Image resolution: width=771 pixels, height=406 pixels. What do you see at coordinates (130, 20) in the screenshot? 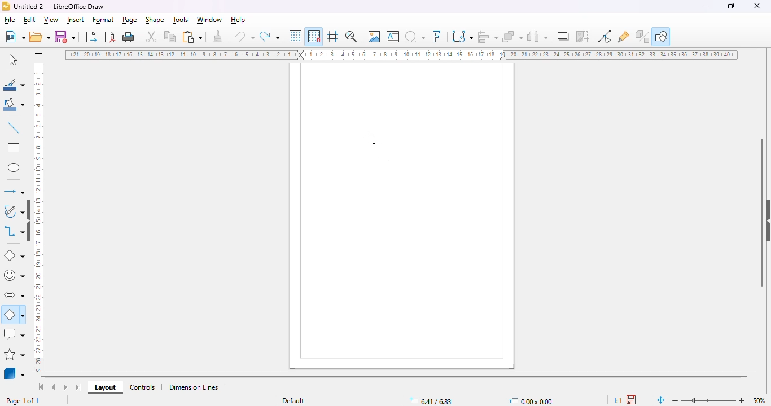
I see `page` at bounding box center [130, 20].